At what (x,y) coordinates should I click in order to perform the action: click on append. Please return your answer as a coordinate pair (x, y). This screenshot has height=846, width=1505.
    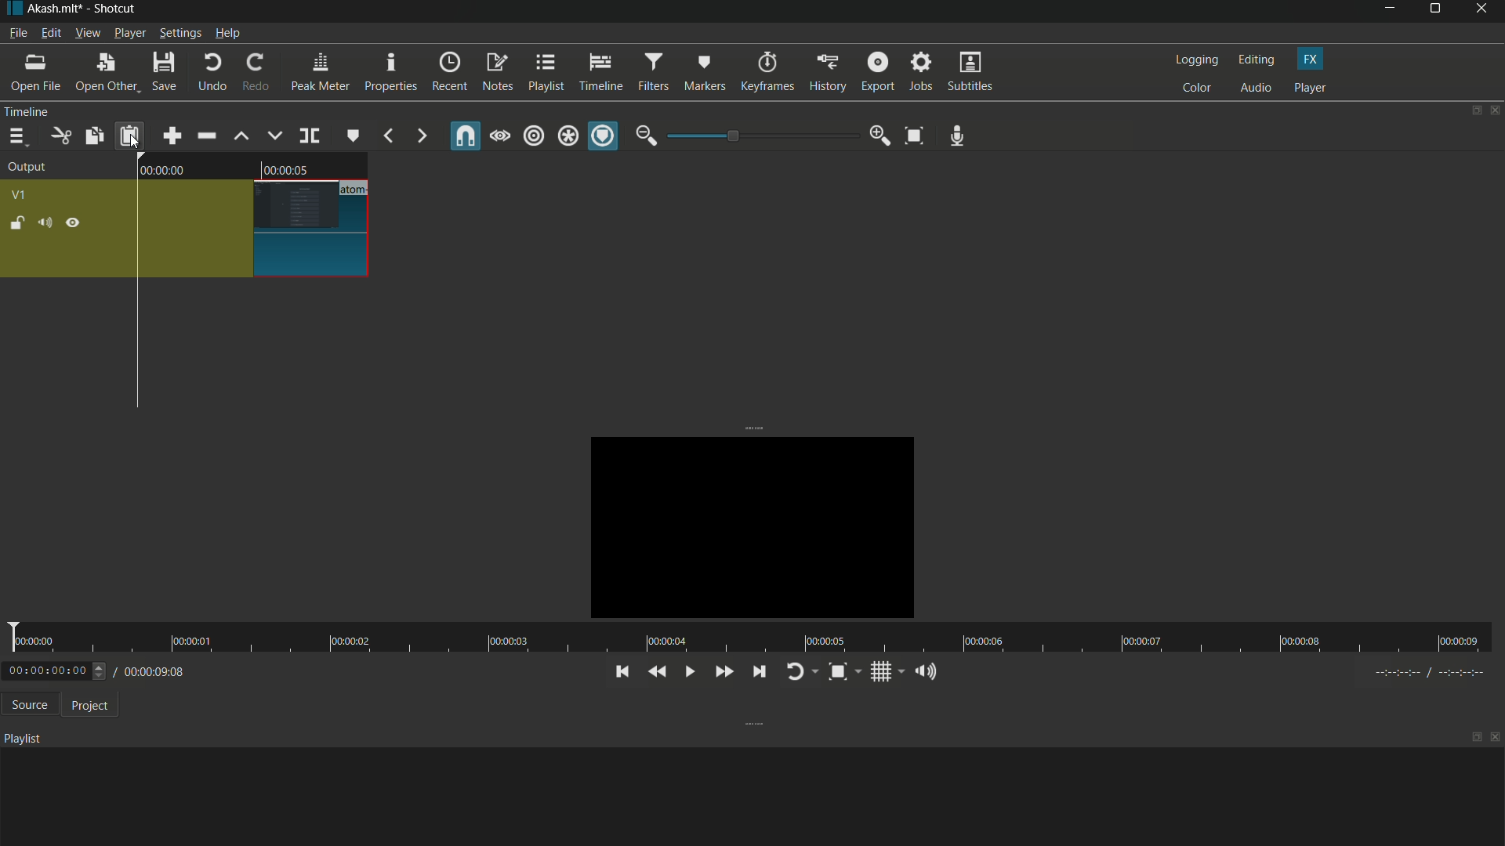
    Looking at the image, I should click on (173, 136).